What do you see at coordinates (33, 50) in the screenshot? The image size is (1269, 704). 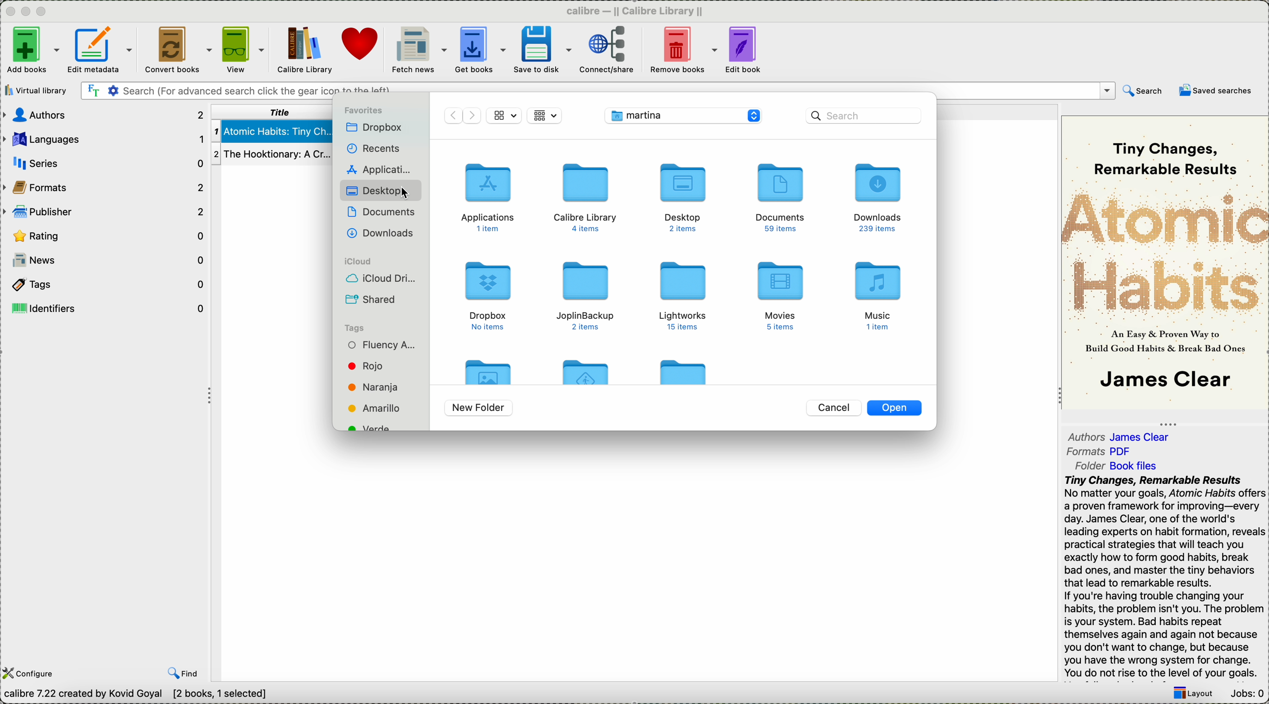 I see `add books` at bounding box center [33, 50].